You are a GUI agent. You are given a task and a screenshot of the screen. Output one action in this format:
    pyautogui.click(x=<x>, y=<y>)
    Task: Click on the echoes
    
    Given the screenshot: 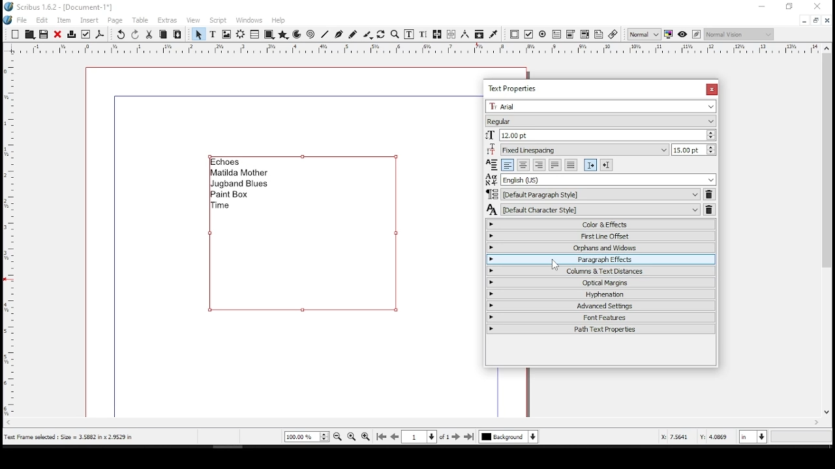 What is the action you would take?
    pyautogui.click(x=228, y=162)
    